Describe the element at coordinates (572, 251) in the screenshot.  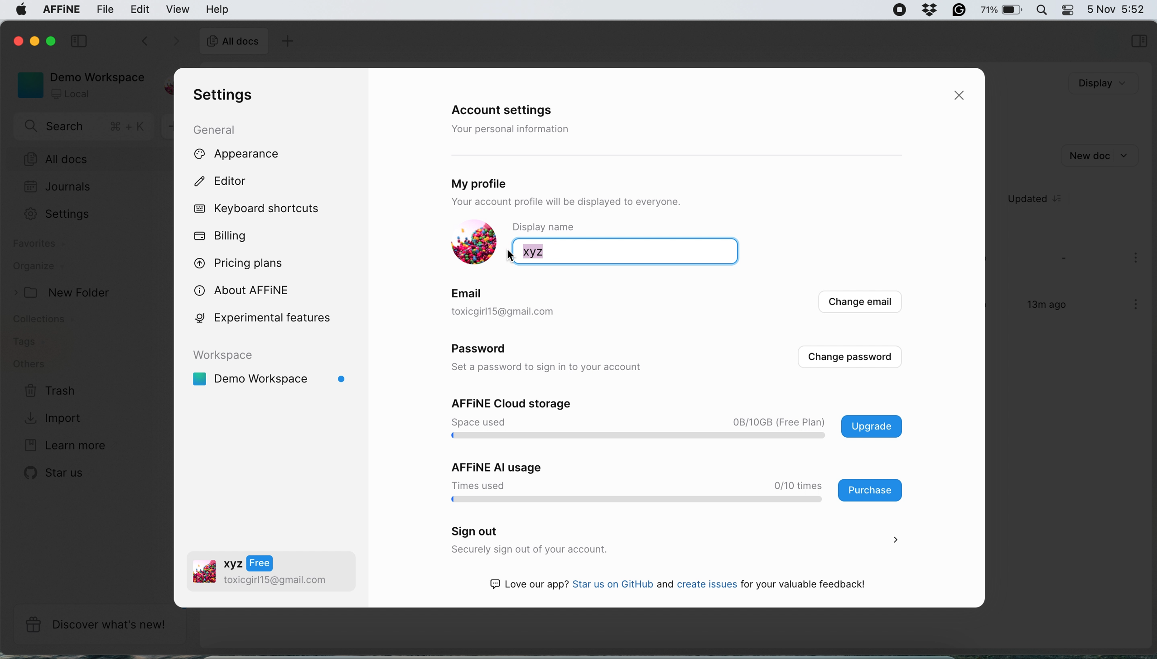
I see `xyz` at that location.